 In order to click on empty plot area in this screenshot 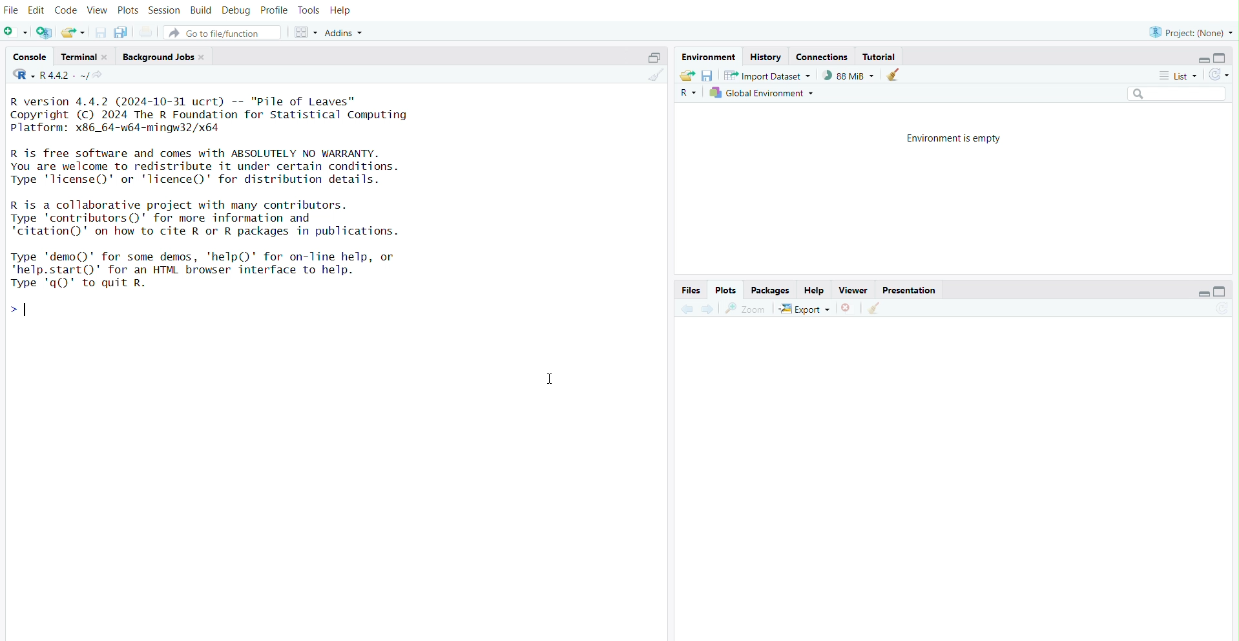, I will do `click(955, 481)`.